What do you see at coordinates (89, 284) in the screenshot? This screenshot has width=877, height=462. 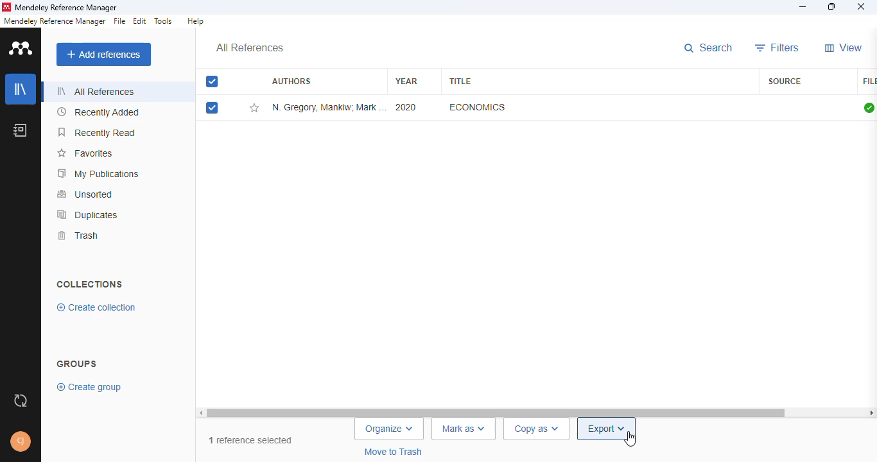 I see `collections` at bounding box center [89, 284].